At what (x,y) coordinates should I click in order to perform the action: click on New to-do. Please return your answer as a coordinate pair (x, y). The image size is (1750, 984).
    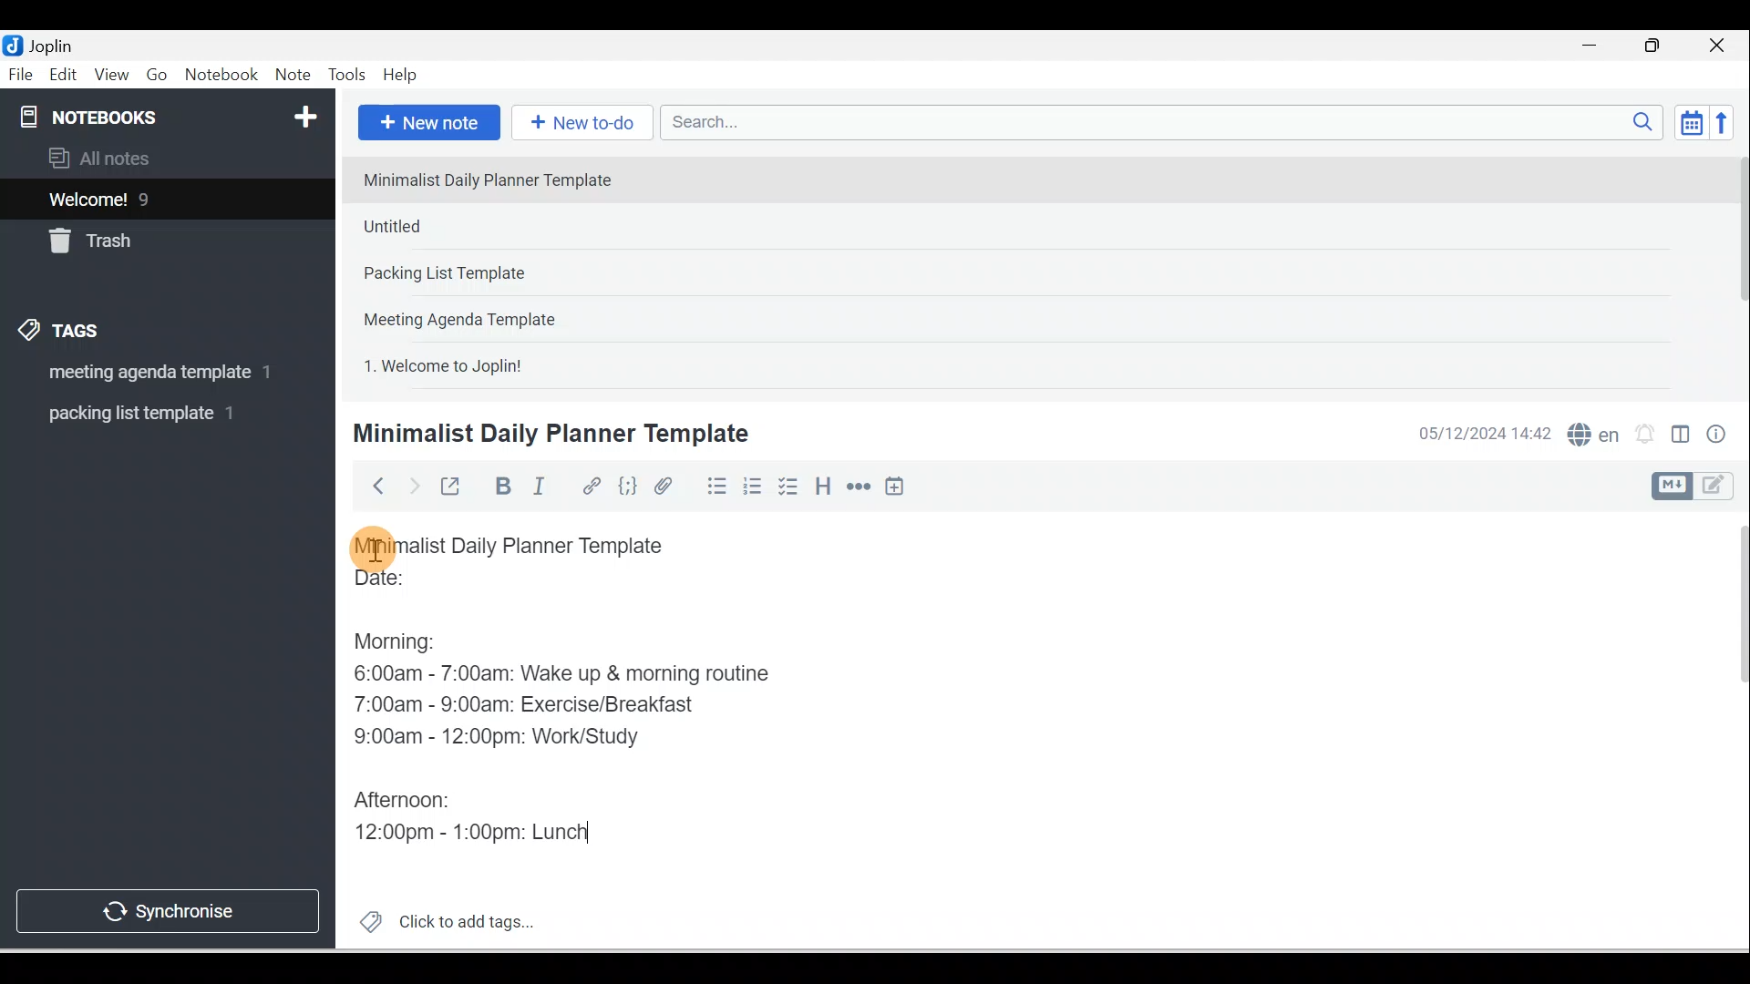
    Looking at the image, I should click on (578, 124).